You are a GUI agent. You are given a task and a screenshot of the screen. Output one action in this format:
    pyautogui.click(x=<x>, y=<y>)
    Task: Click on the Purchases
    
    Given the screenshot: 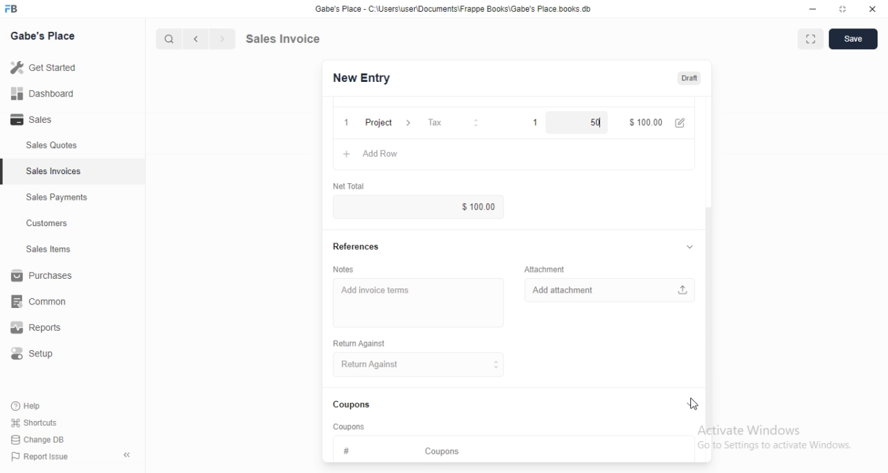 What is the action you would take?
    pyautogui.click(x=44, y=277)
    